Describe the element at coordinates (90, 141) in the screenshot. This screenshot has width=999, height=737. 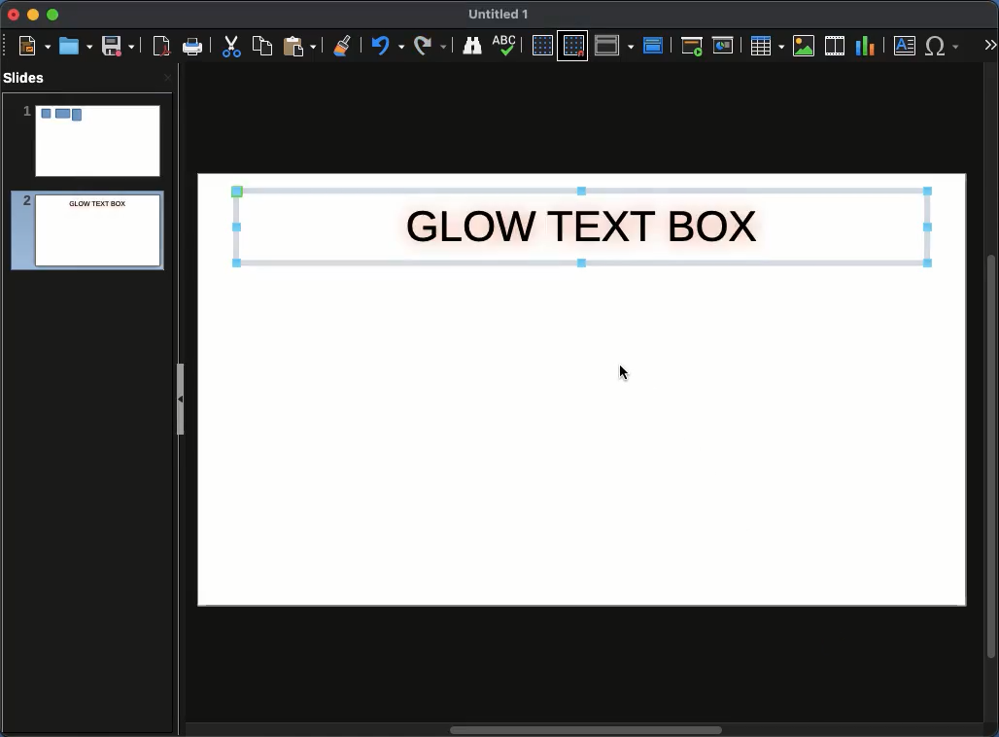
I see `Slide 1` at that location.